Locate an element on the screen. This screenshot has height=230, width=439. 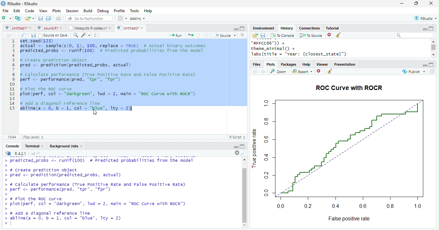
new file is located at coordinates (6, 18).